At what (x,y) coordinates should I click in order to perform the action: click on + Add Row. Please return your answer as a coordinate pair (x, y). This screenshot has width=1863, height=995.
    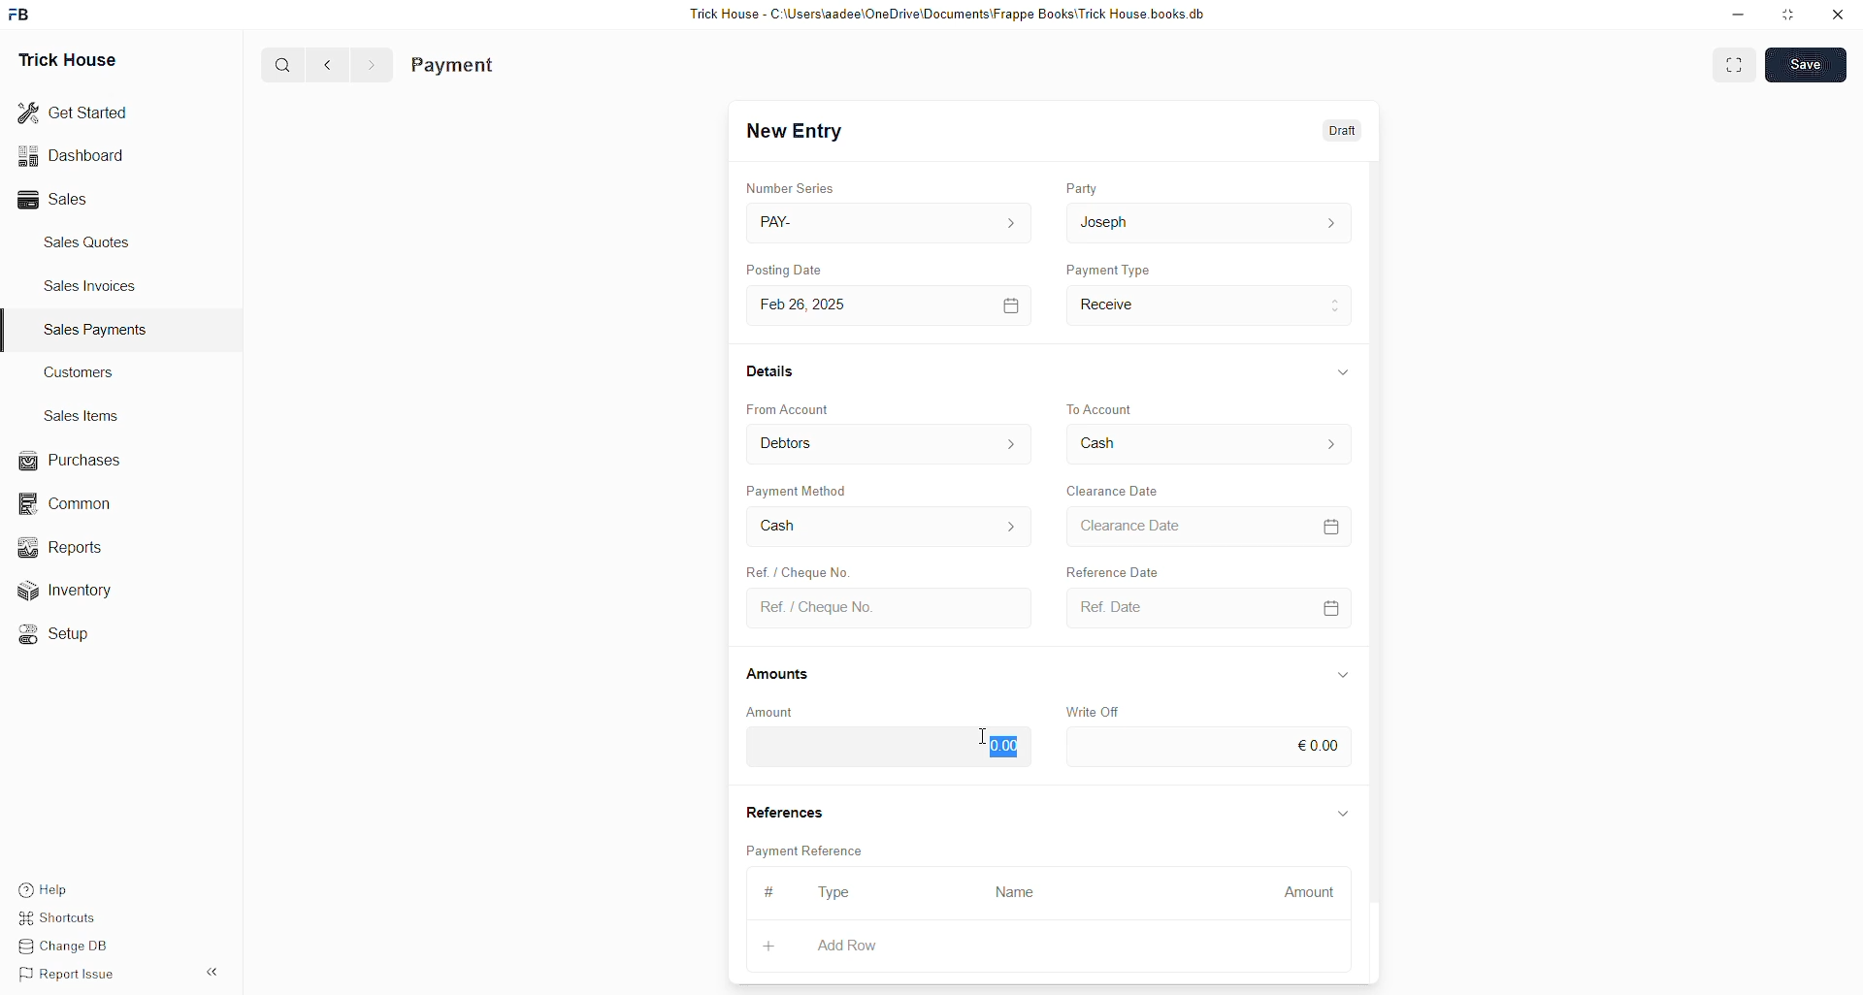
    Looking at the image, I should click on (861, 947).